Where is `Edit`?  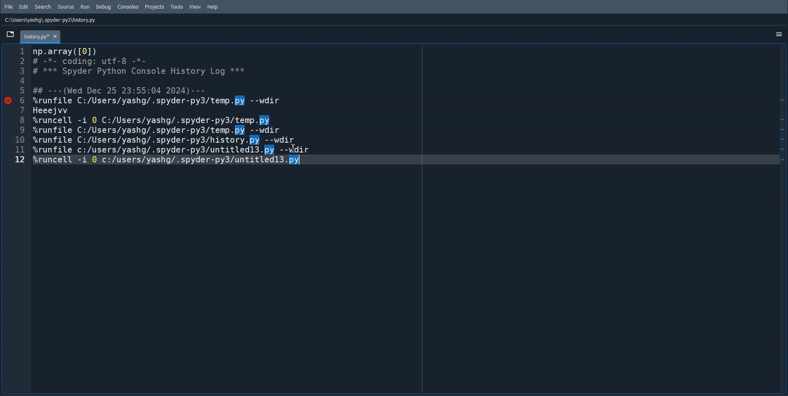
Edit is located at coordinates (24, 7).